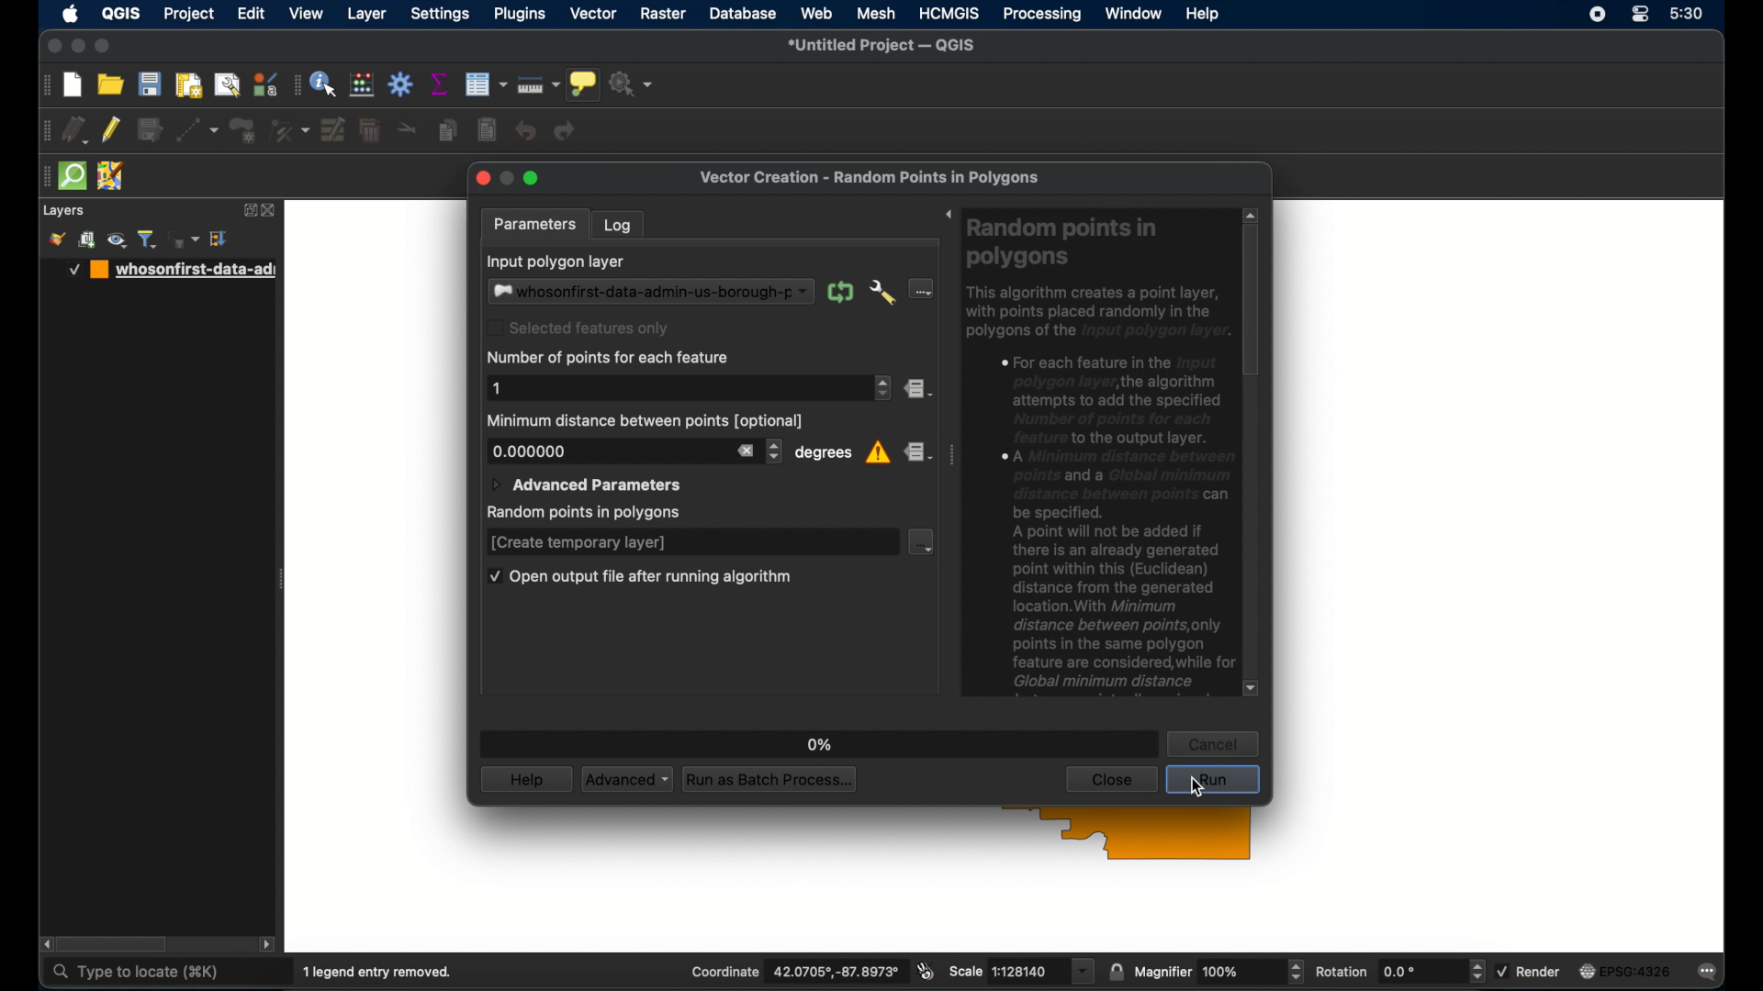 Image resolution: width=1763 pixels, height=991 pixels. Describe the element at coordinates (63, 211) in the screenshot. I see `layers` at that location.